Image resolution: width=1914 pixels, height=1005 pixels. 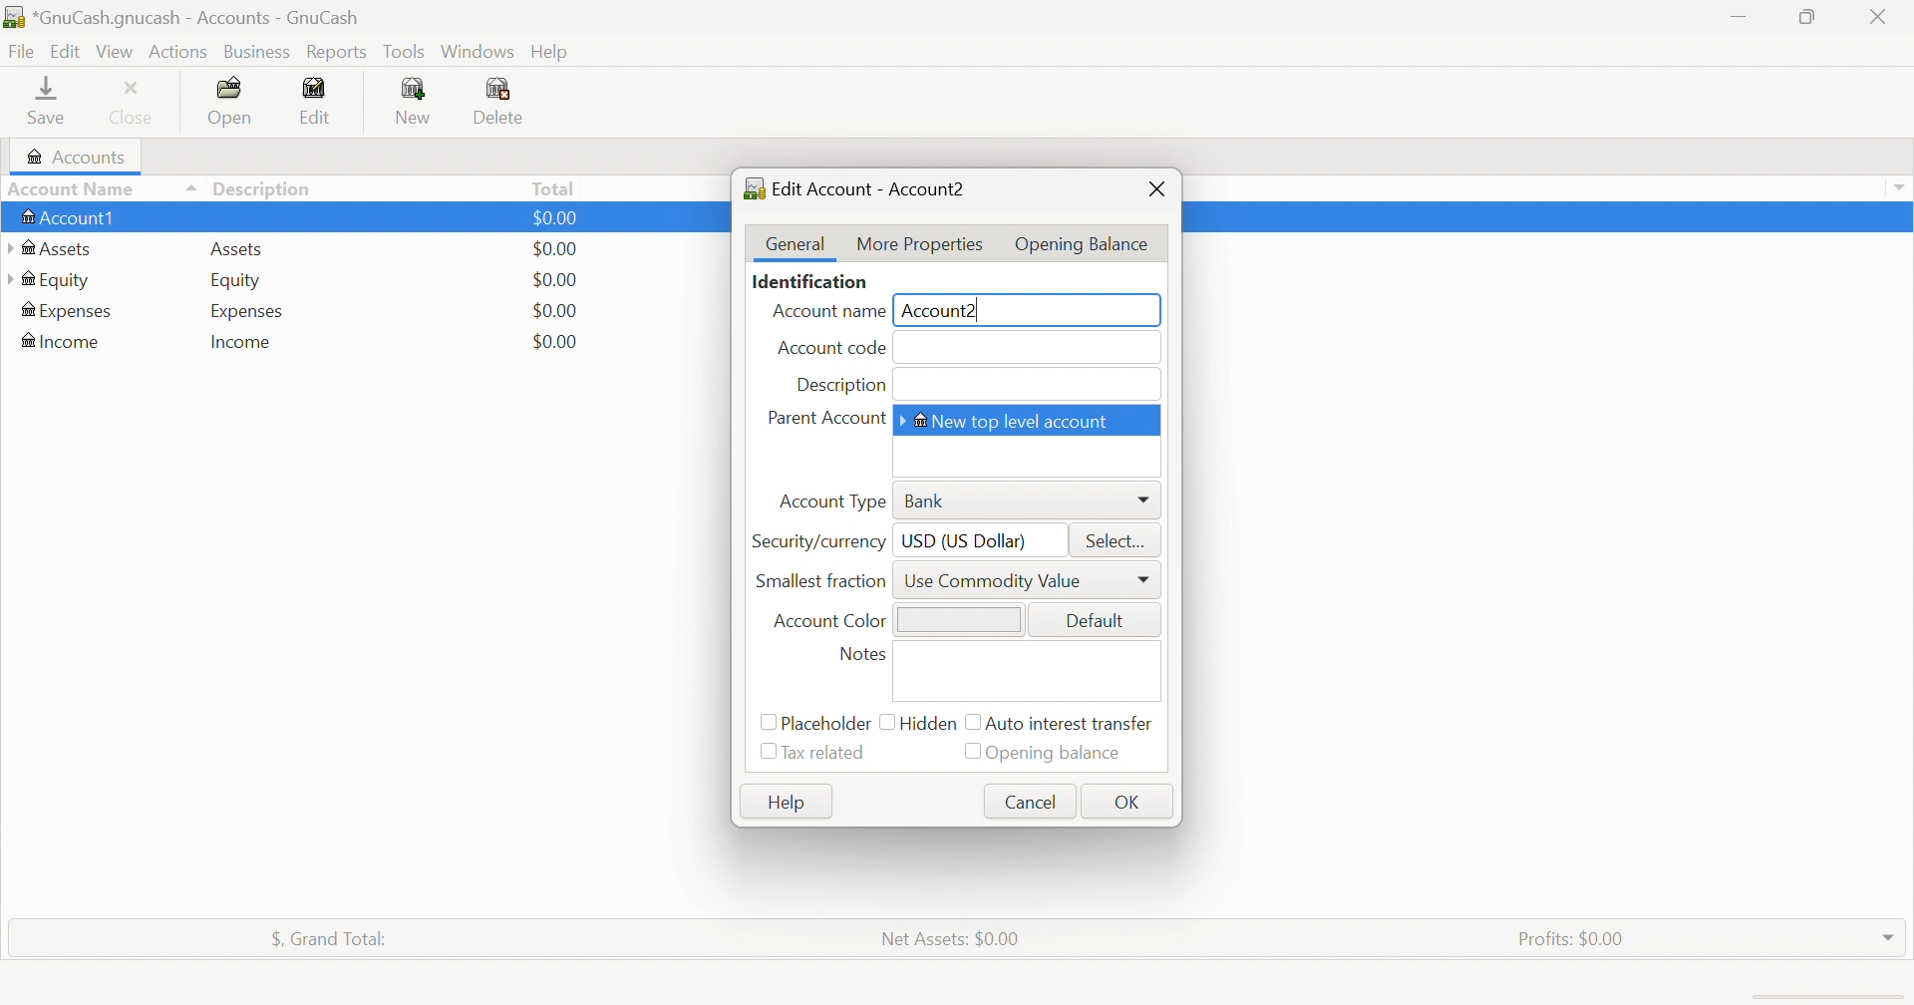 What do you see at coordinates (1081, 242) in the screenshot?
I see `Opening Balance` at bounding box center [1081, 242].